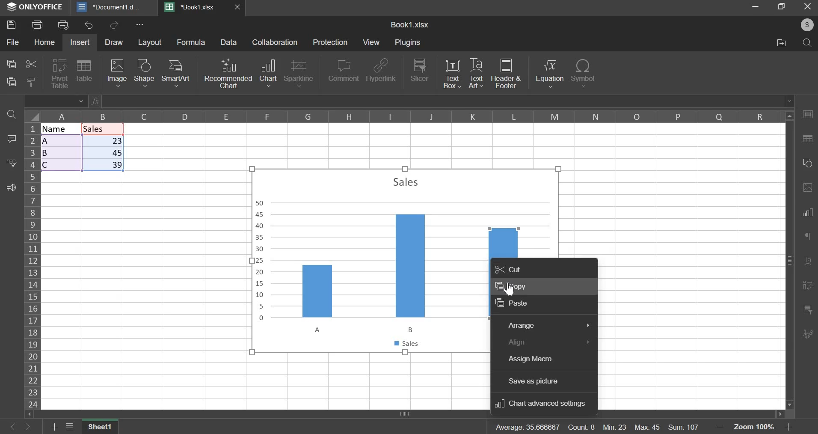 The width and height of the screenshot is (818, 434). Describe the element at coordinates (12, 82) in the screenshot. I see `paste` at that location.